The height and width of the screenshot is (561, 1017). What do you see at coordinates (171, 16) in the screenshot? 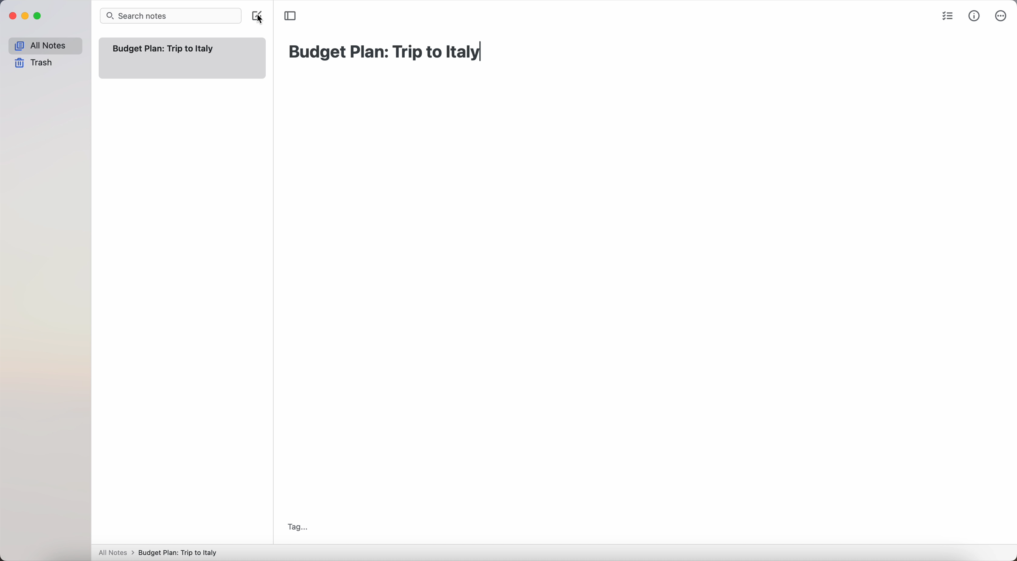
I see `search bar` at bounding box center [171, 16].